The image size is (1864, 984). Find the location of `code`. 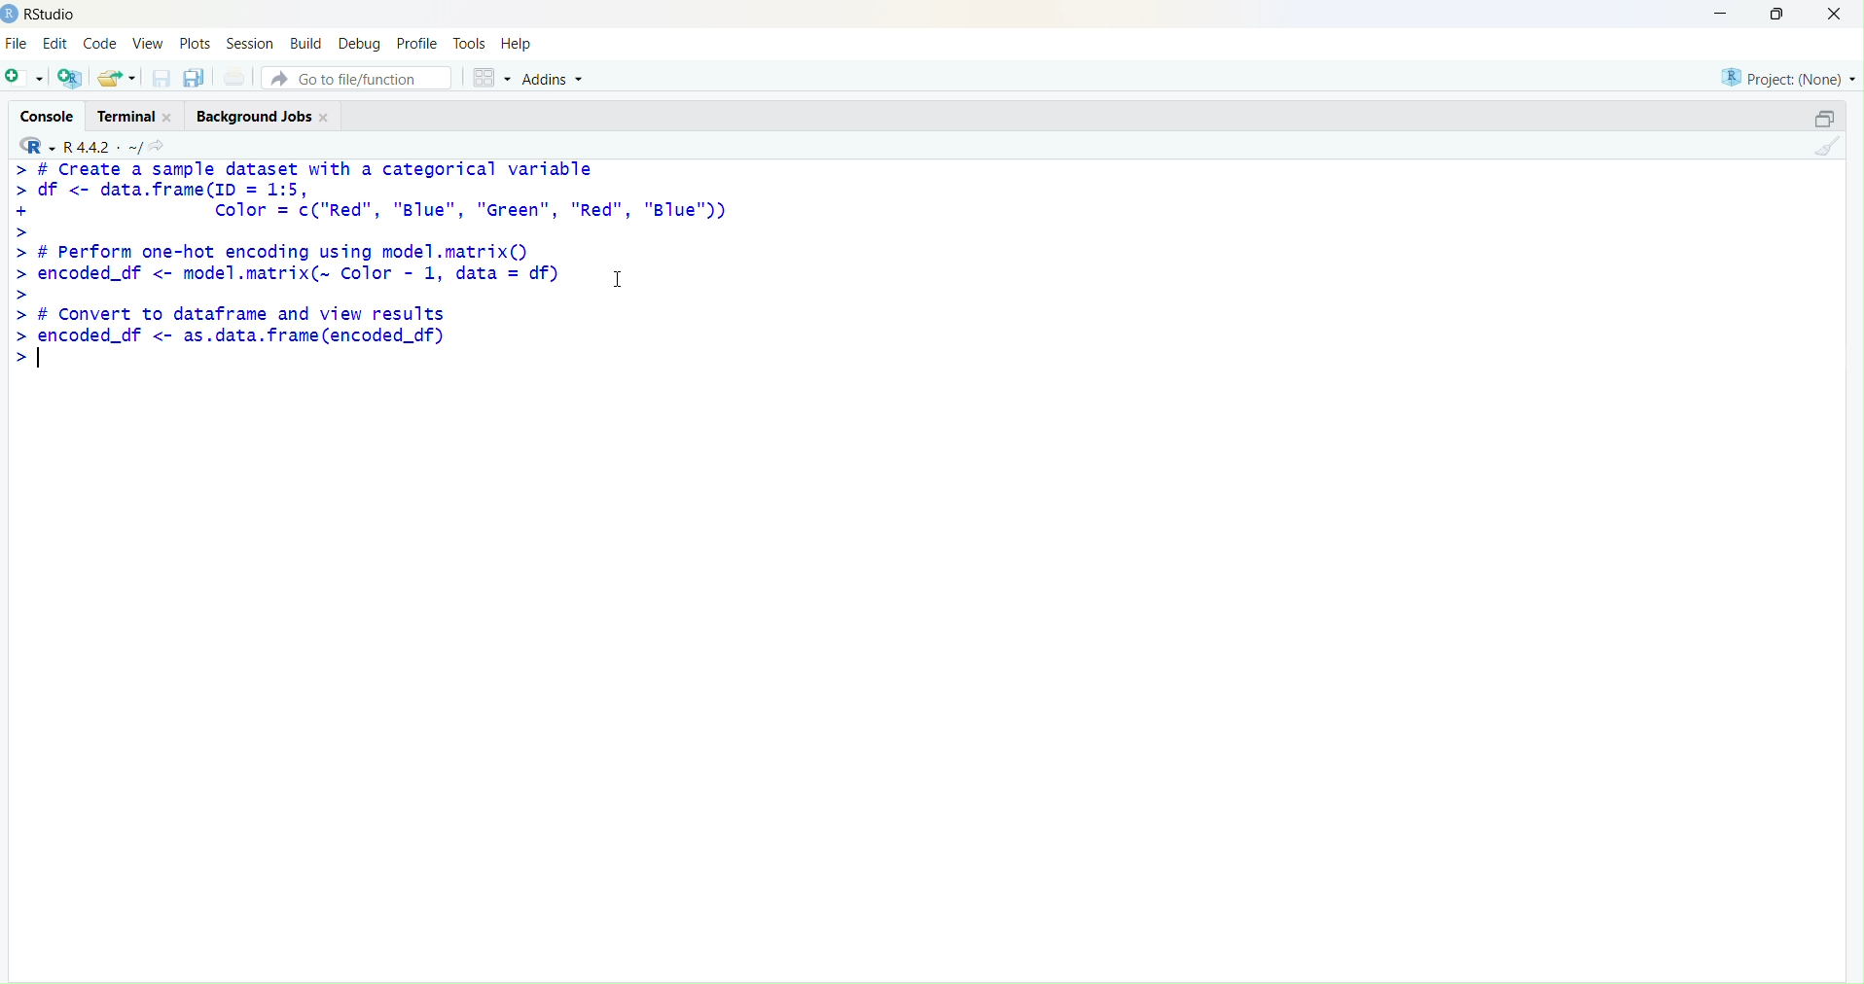

code is located at coordinates (100, 45).